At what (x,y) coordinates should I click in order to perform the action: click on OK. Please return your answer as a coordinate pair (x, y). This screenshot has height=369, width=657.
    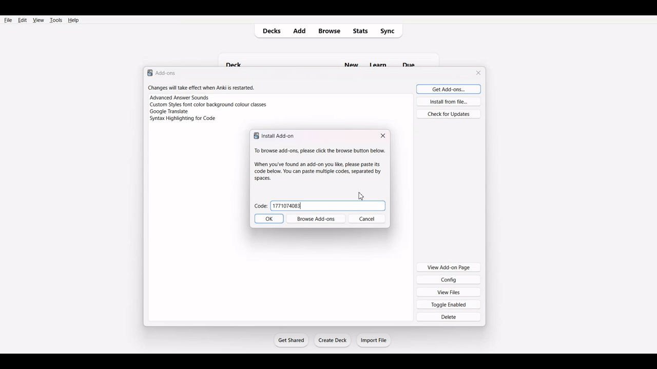
    Looking at the image, I should click on (268, 219).